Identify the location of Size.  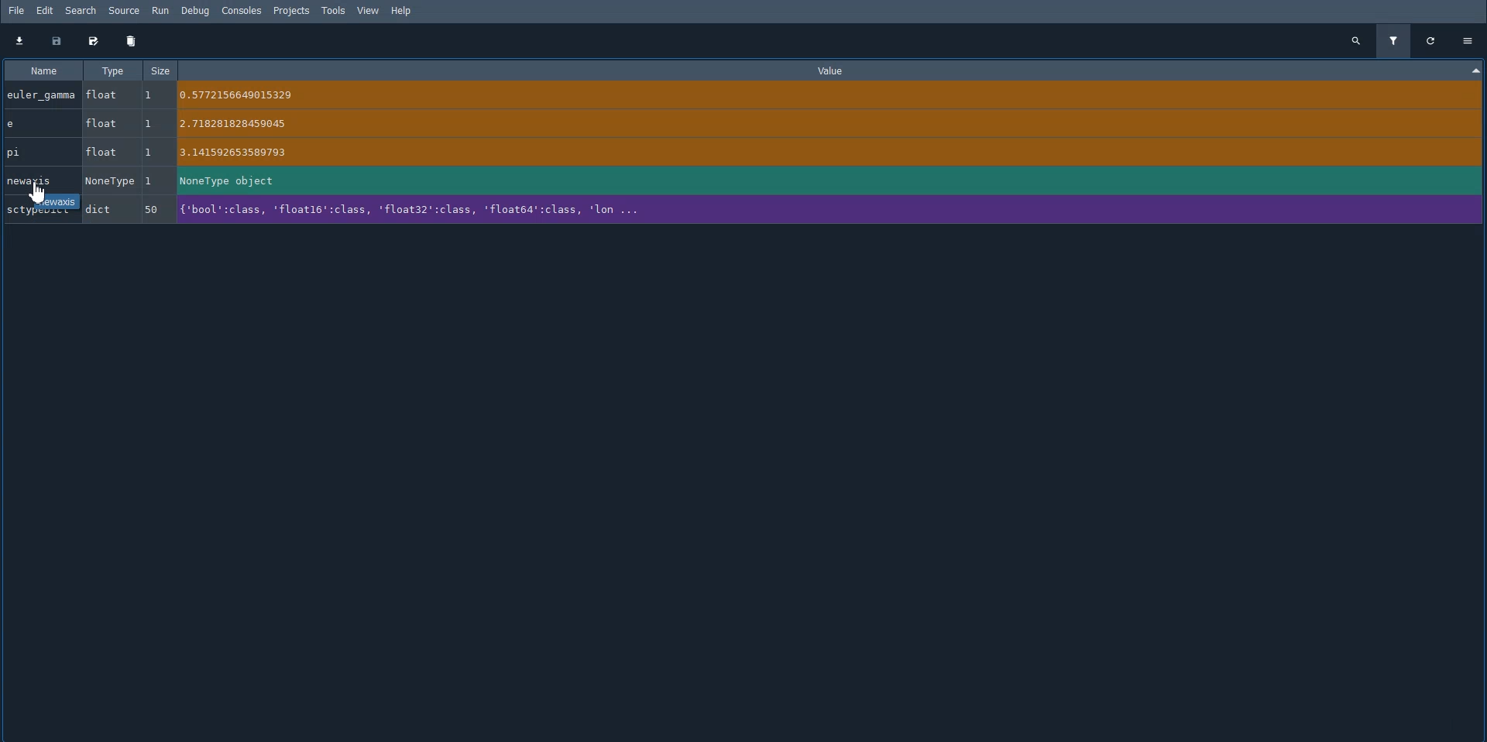
(163, 70).